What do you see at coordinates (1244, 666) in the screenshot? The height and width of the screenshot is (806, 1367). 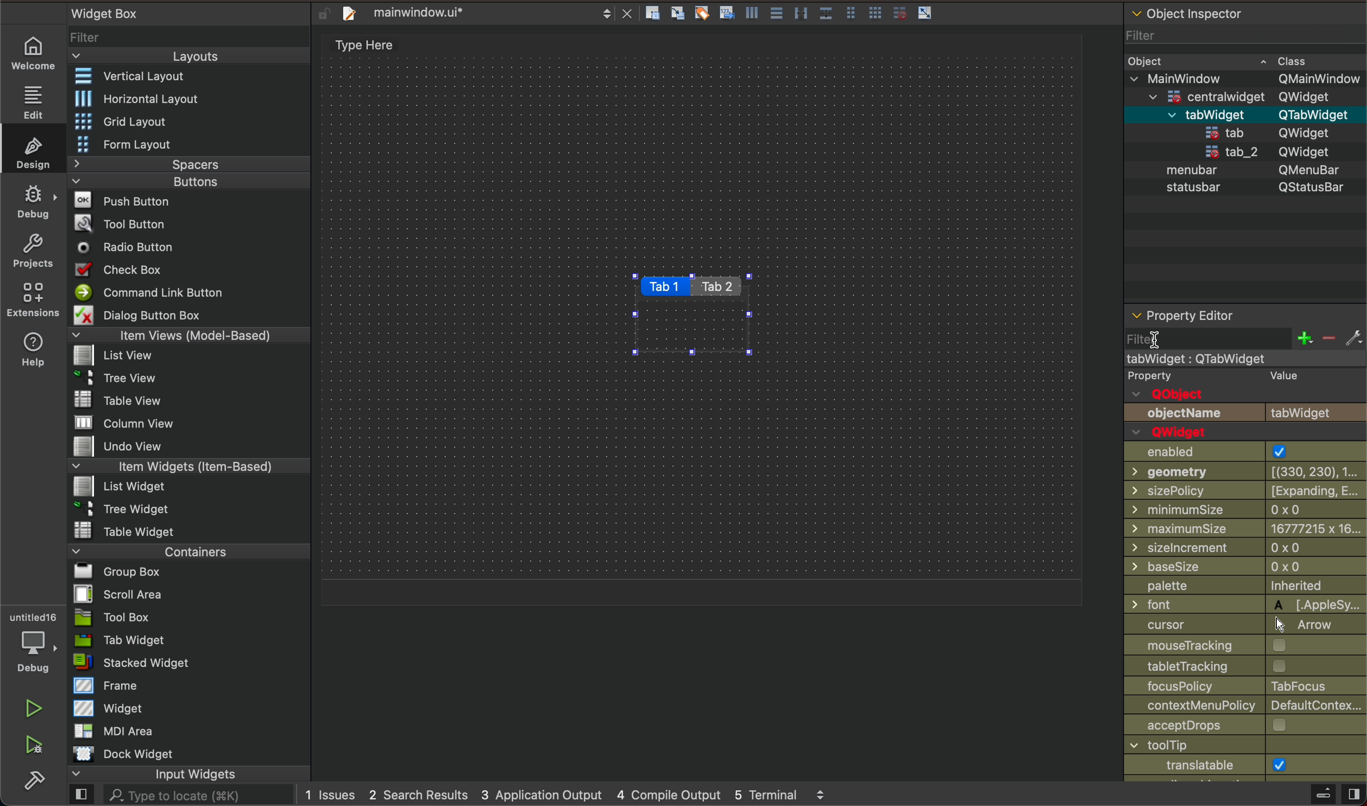 I see `tracking` at bounding box center [1244, 666].